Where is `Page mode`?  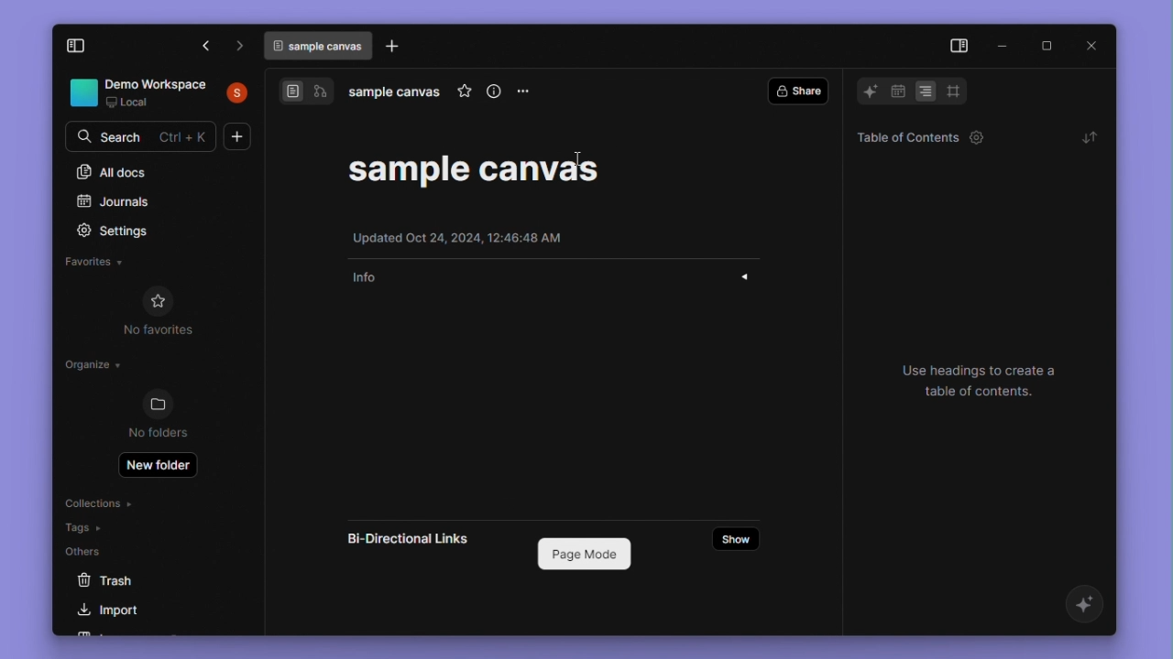 Page mode is located at coordinates (582, 553).